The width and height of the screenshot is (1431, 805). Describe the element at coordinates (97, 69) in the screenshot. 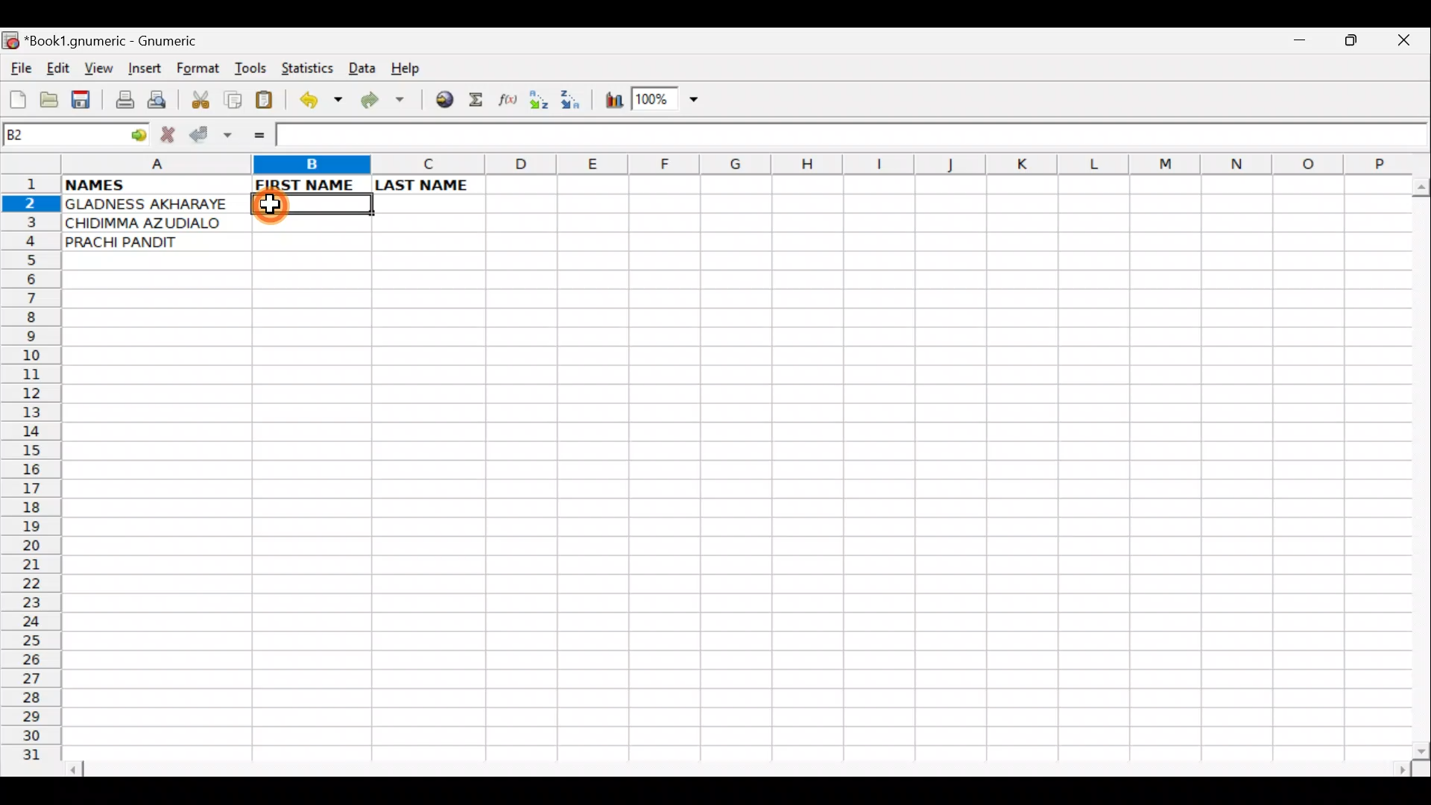

I see `View` at that location.